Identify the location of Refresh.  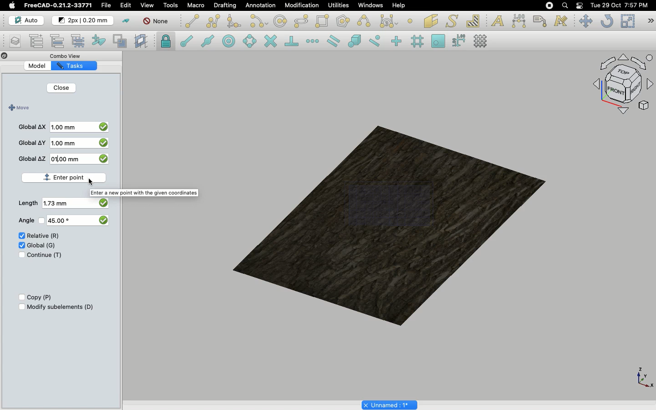
(607, 22).